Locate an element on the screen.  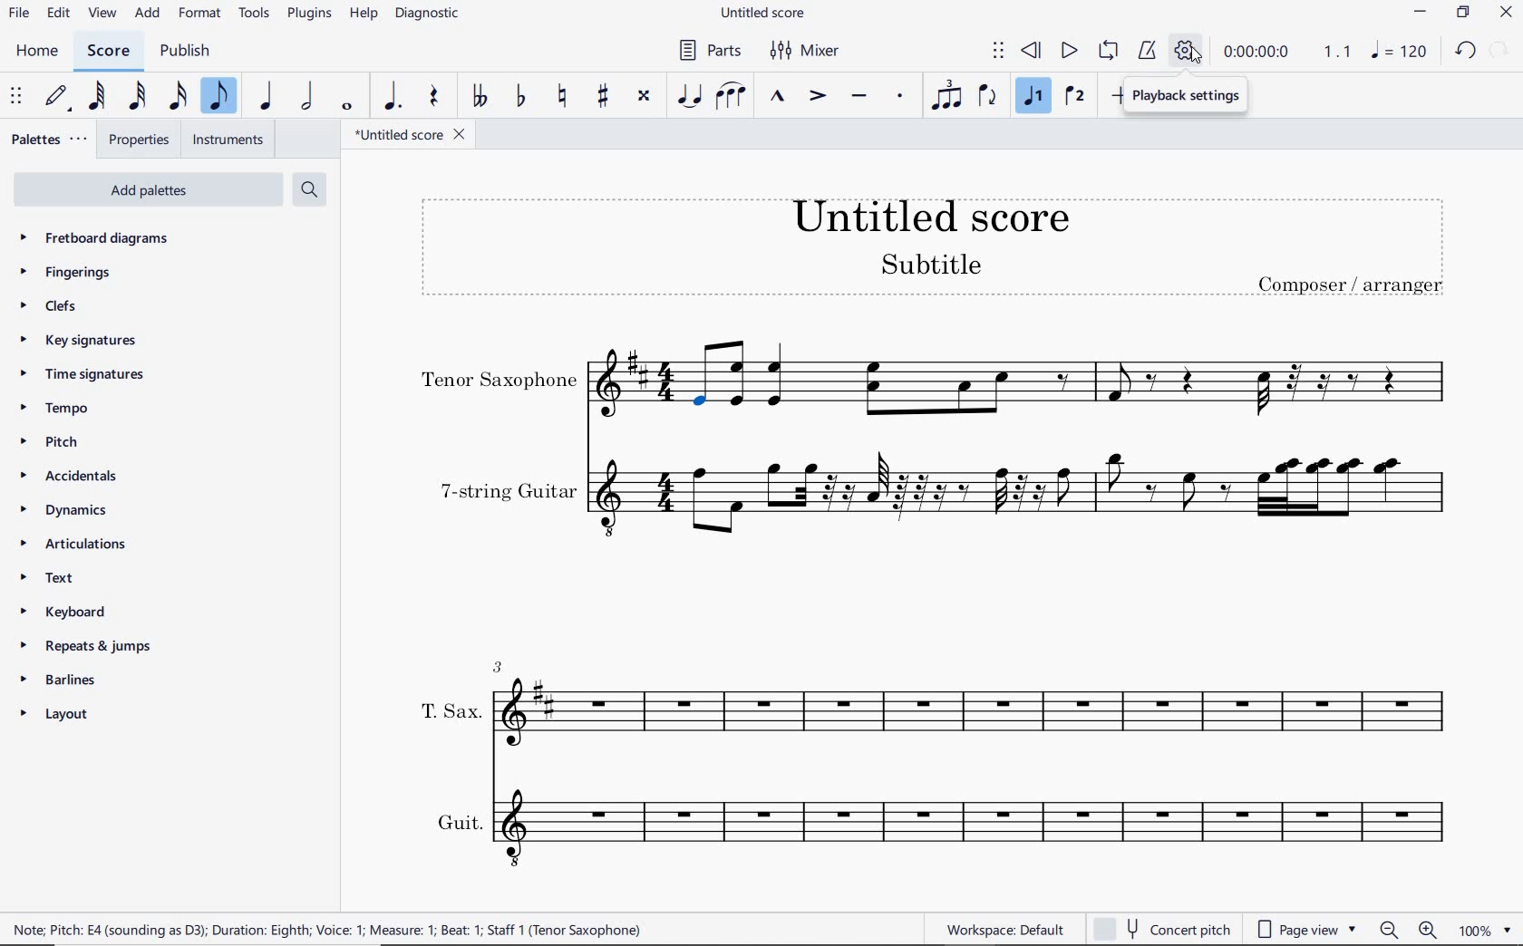
SELECT TO MOVE is located at coordinates (998, 49).